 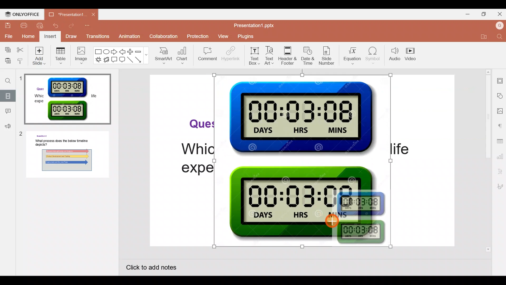 What do you see at coordinates (229, 55) in the screenshot?
I see `Hyperlink` at bounding box center [229, 55].